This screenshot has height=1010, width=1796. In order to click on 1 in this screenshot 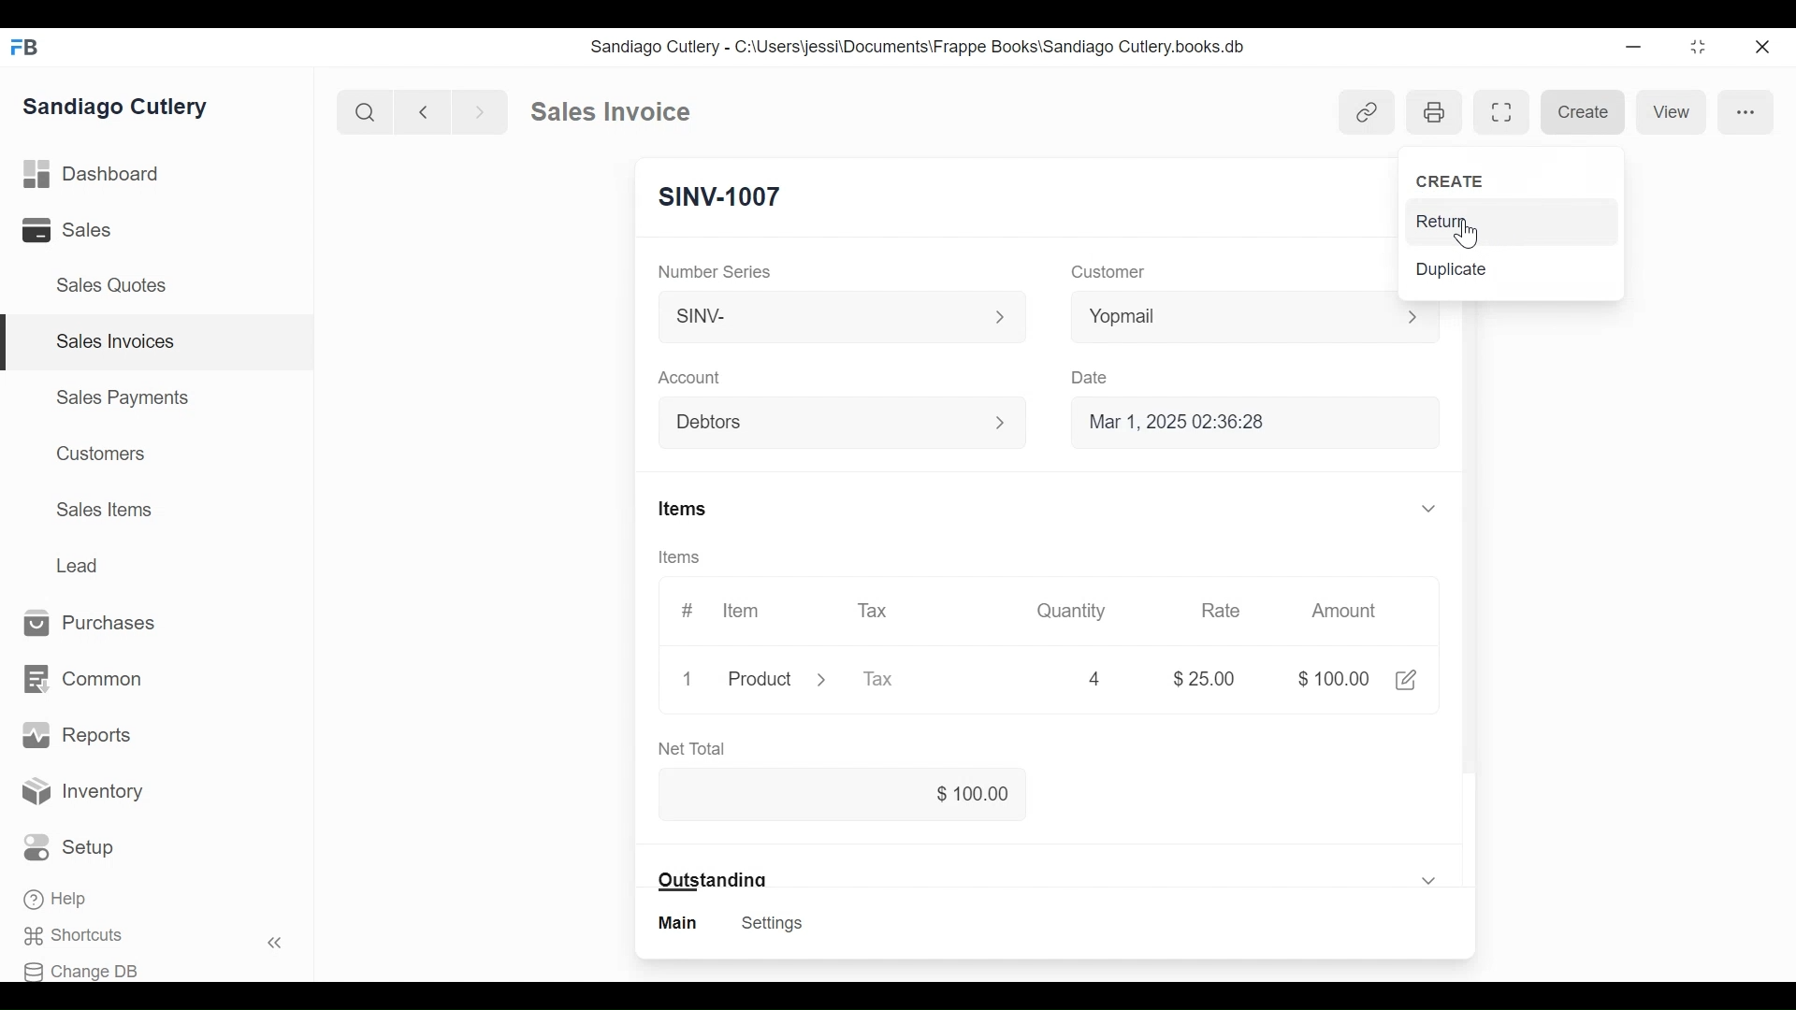, I will do `click(688, 678)`.